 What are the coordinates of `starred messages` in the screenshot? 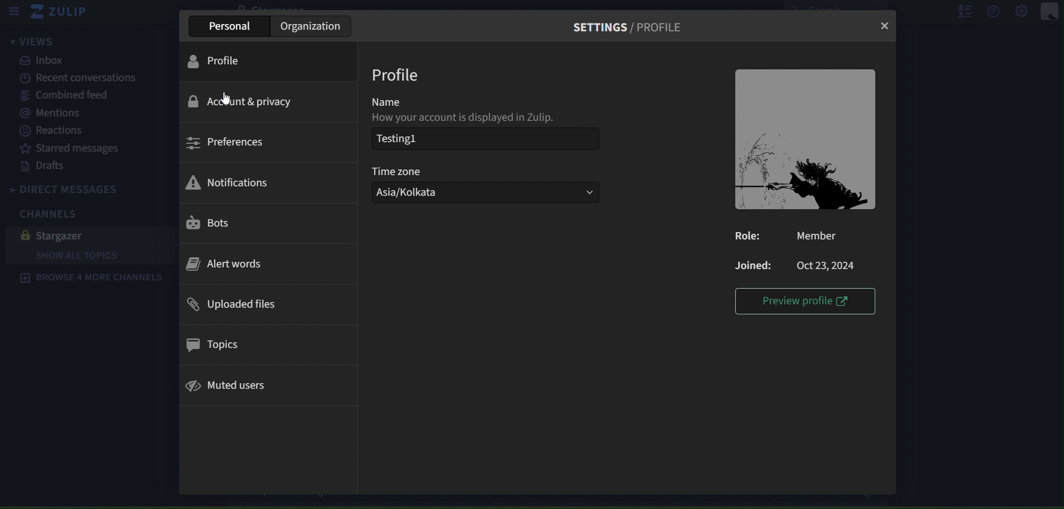 It's located at (69, 147).